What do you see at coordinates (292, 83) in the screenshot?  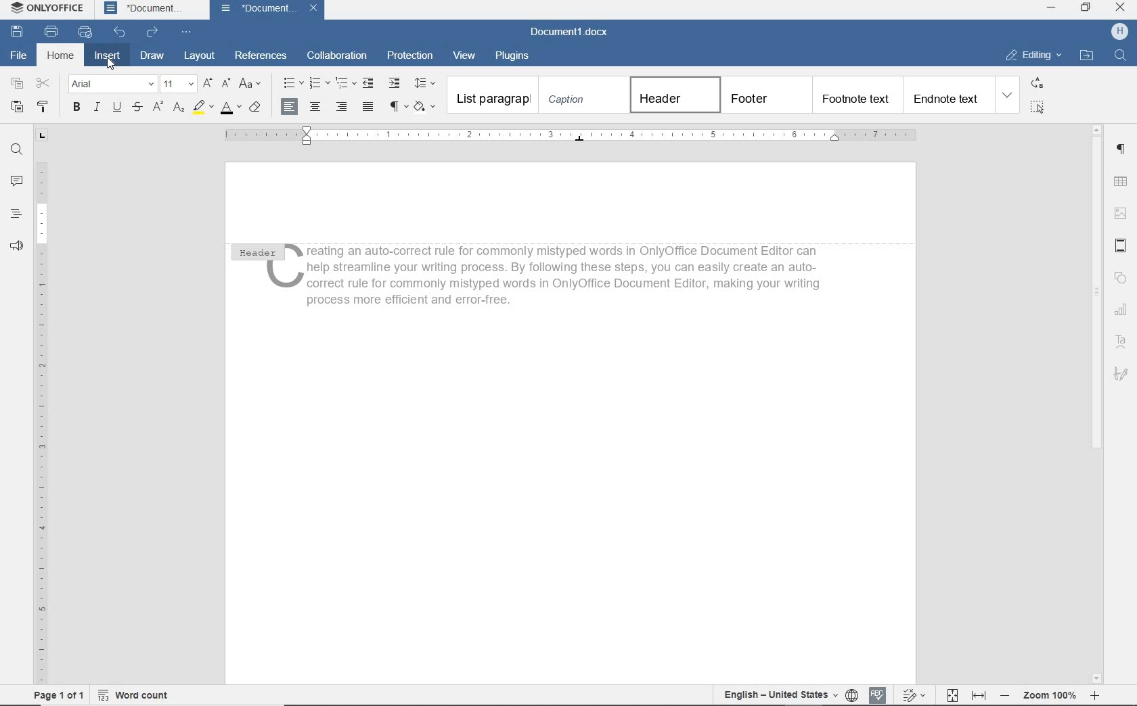 I see `BULLETS` at bounding box center [292, 83].